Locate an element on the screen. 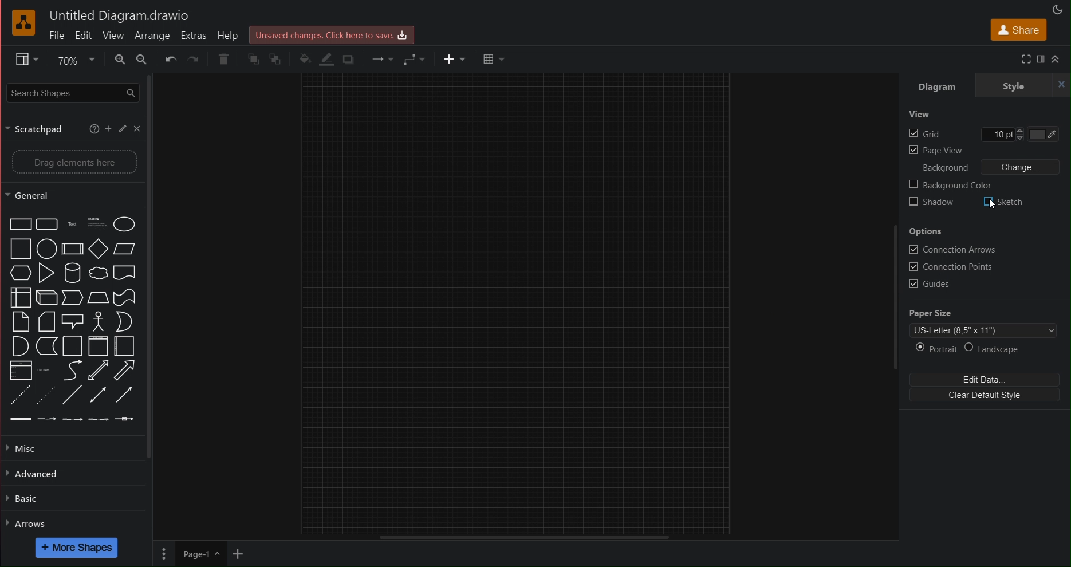 The height and width of the screenshot is (567, 1071). dotted line is located at coordinates (47, 395).